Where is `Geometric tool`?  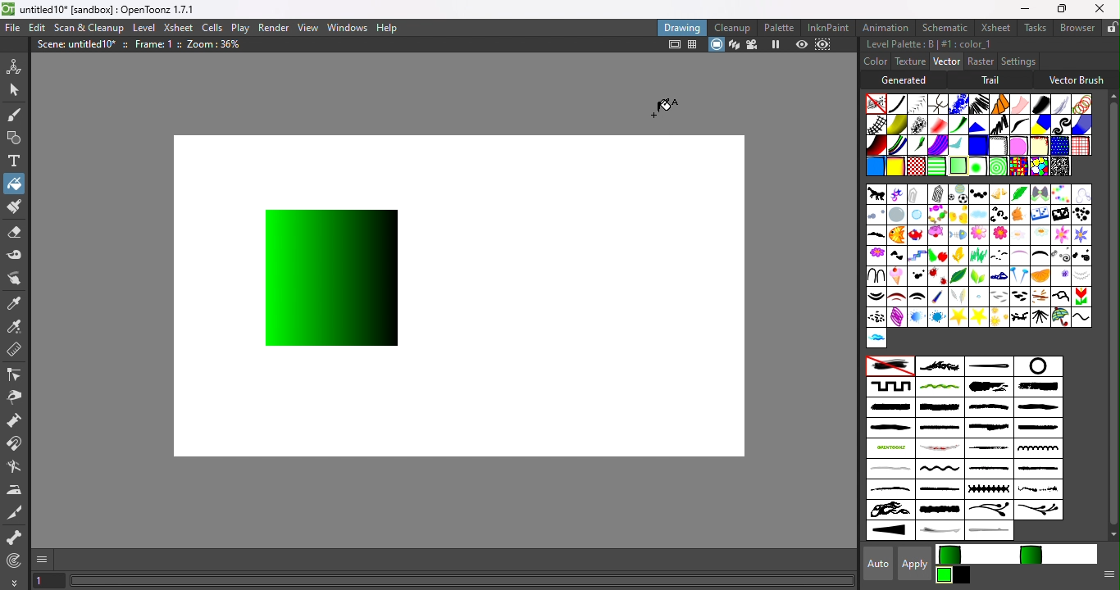
Geometric tool is located at coordinates (12, 138).